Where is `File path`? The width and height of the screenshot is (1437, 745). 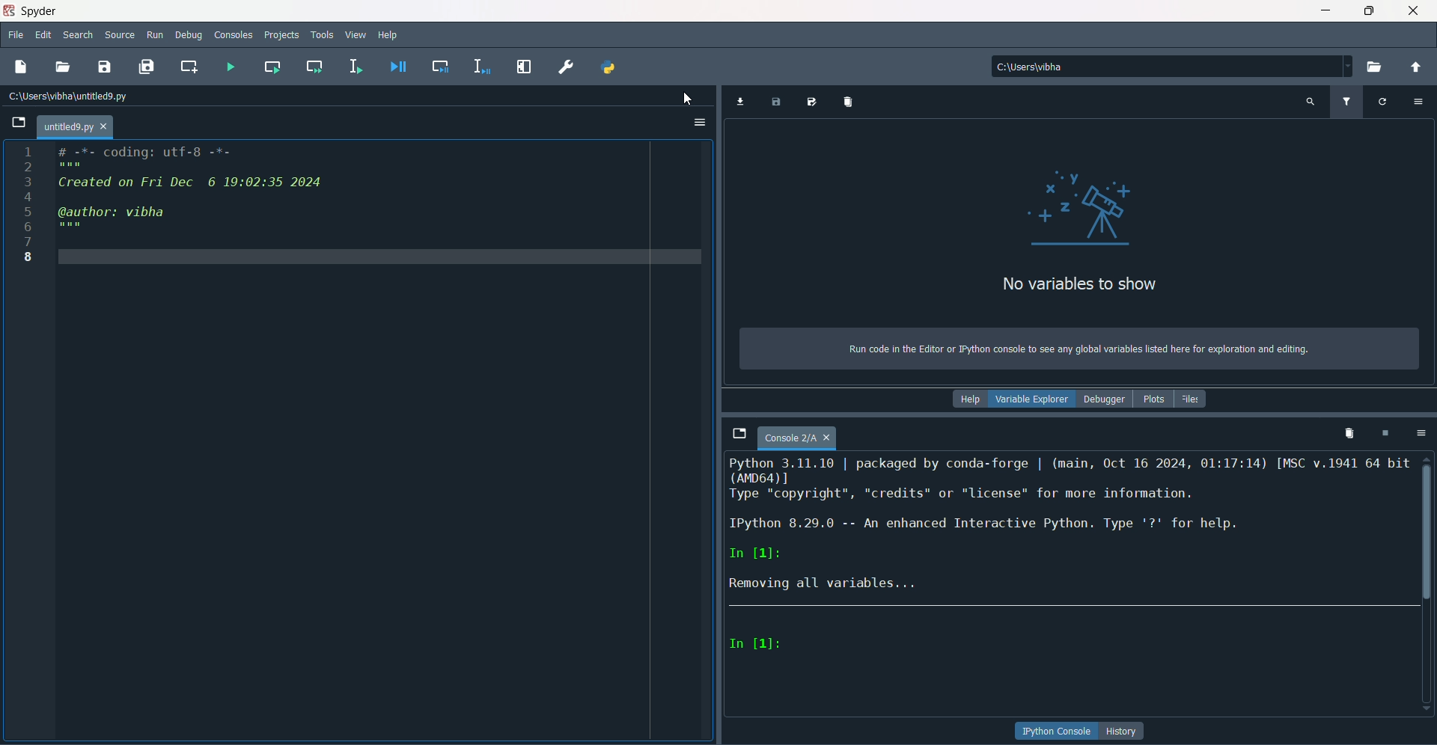
File path is located at coordinates (71, 96).